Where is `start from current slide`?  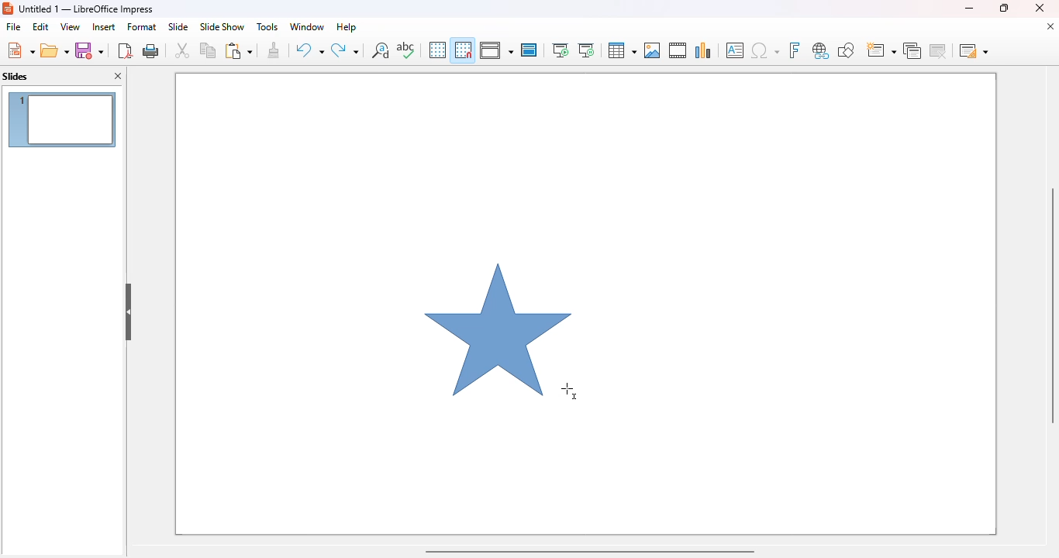
start from current slide is located at coordinates (586, 50).